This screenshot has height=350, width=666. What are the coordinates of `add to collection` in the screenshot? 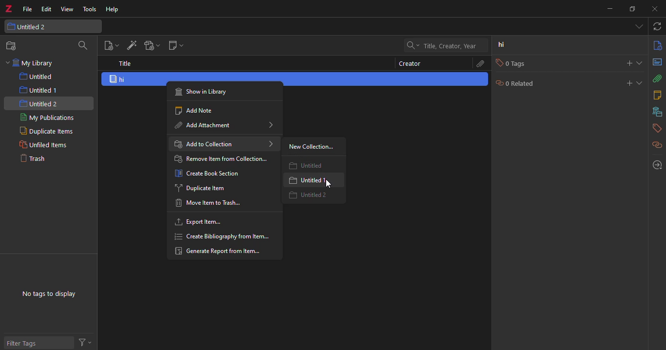 It's located at (222, 144).